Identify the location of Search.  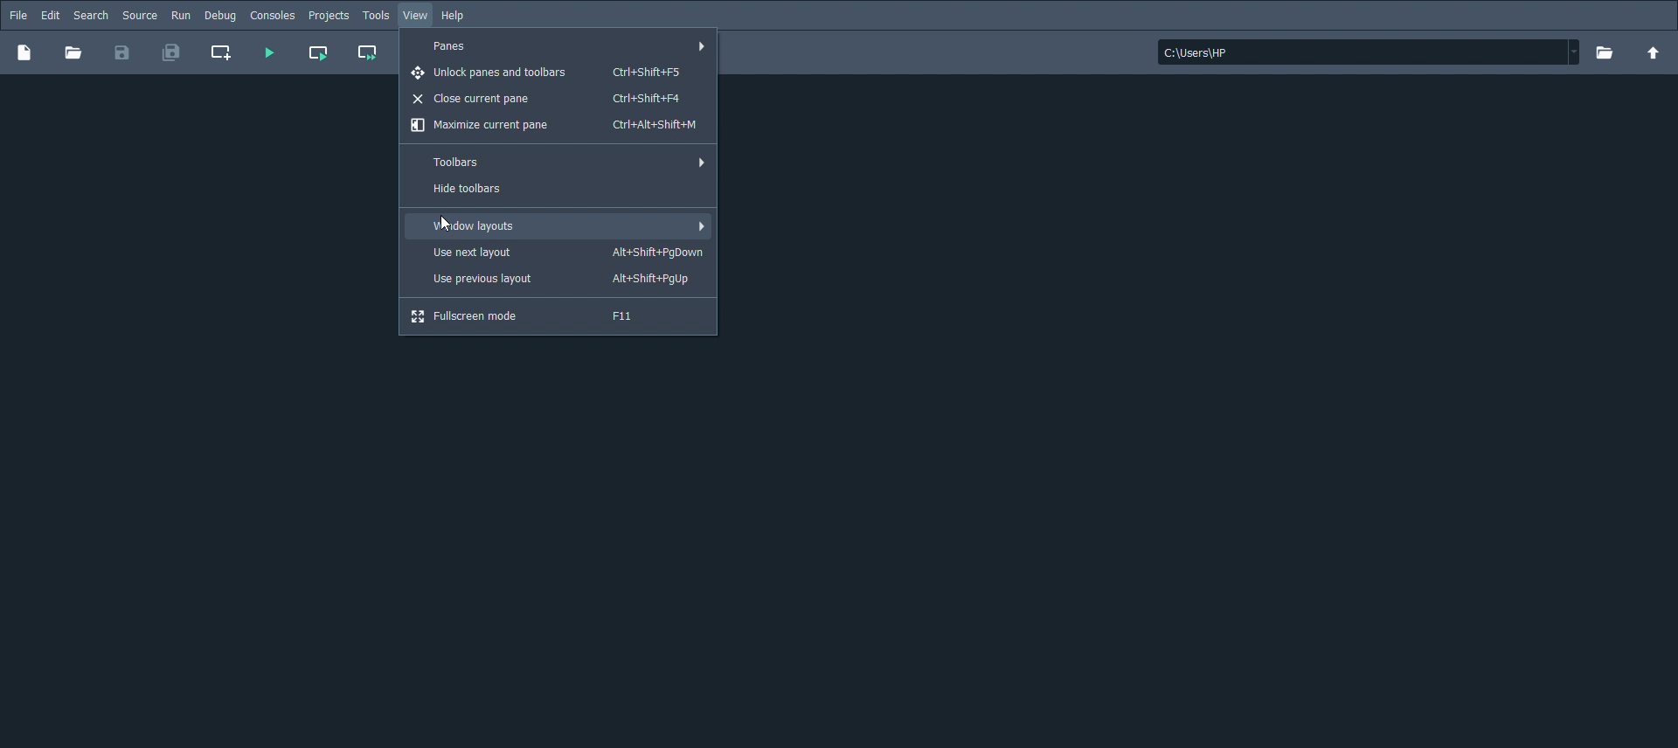
(90, 15).